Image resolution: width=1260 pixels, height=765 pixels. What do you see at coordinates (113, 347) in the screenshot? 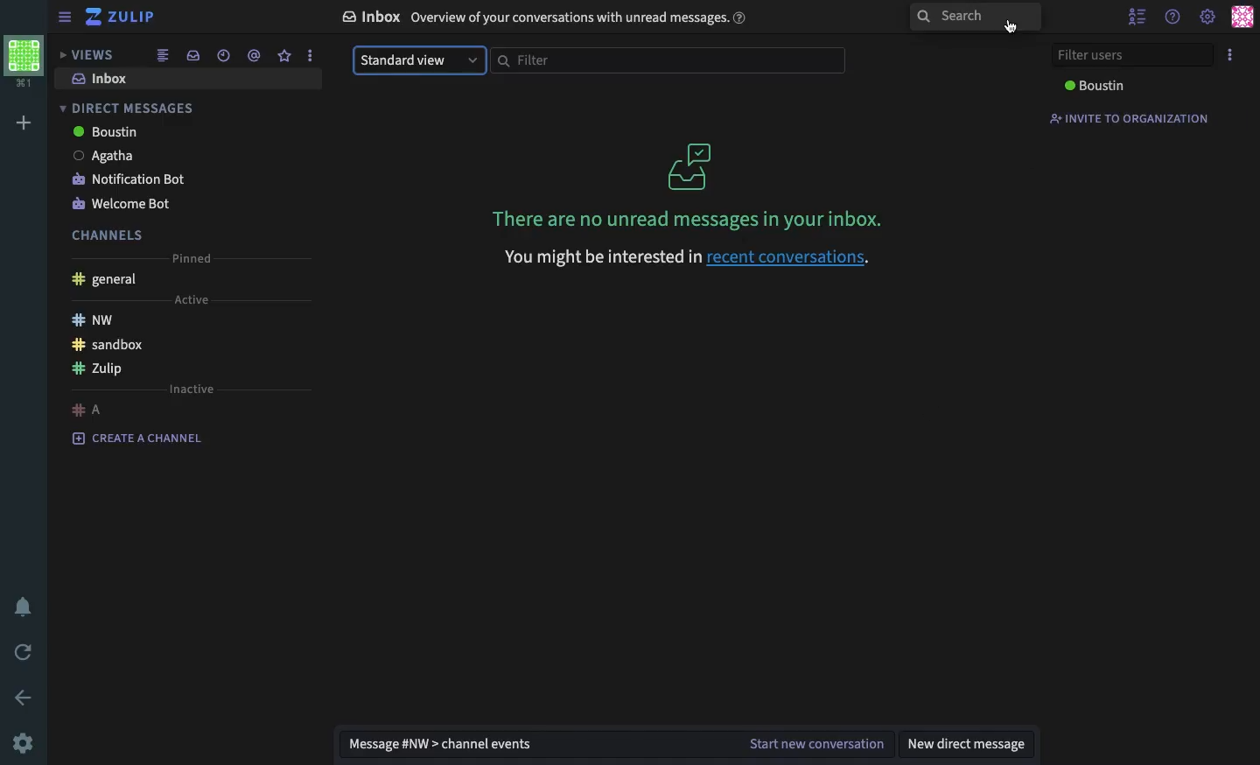
I see `sandbox` at bounding box center [113, 347].